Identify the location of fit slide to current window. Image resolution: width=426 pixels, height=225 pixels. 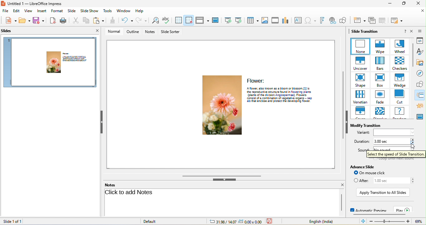
(362, 221).